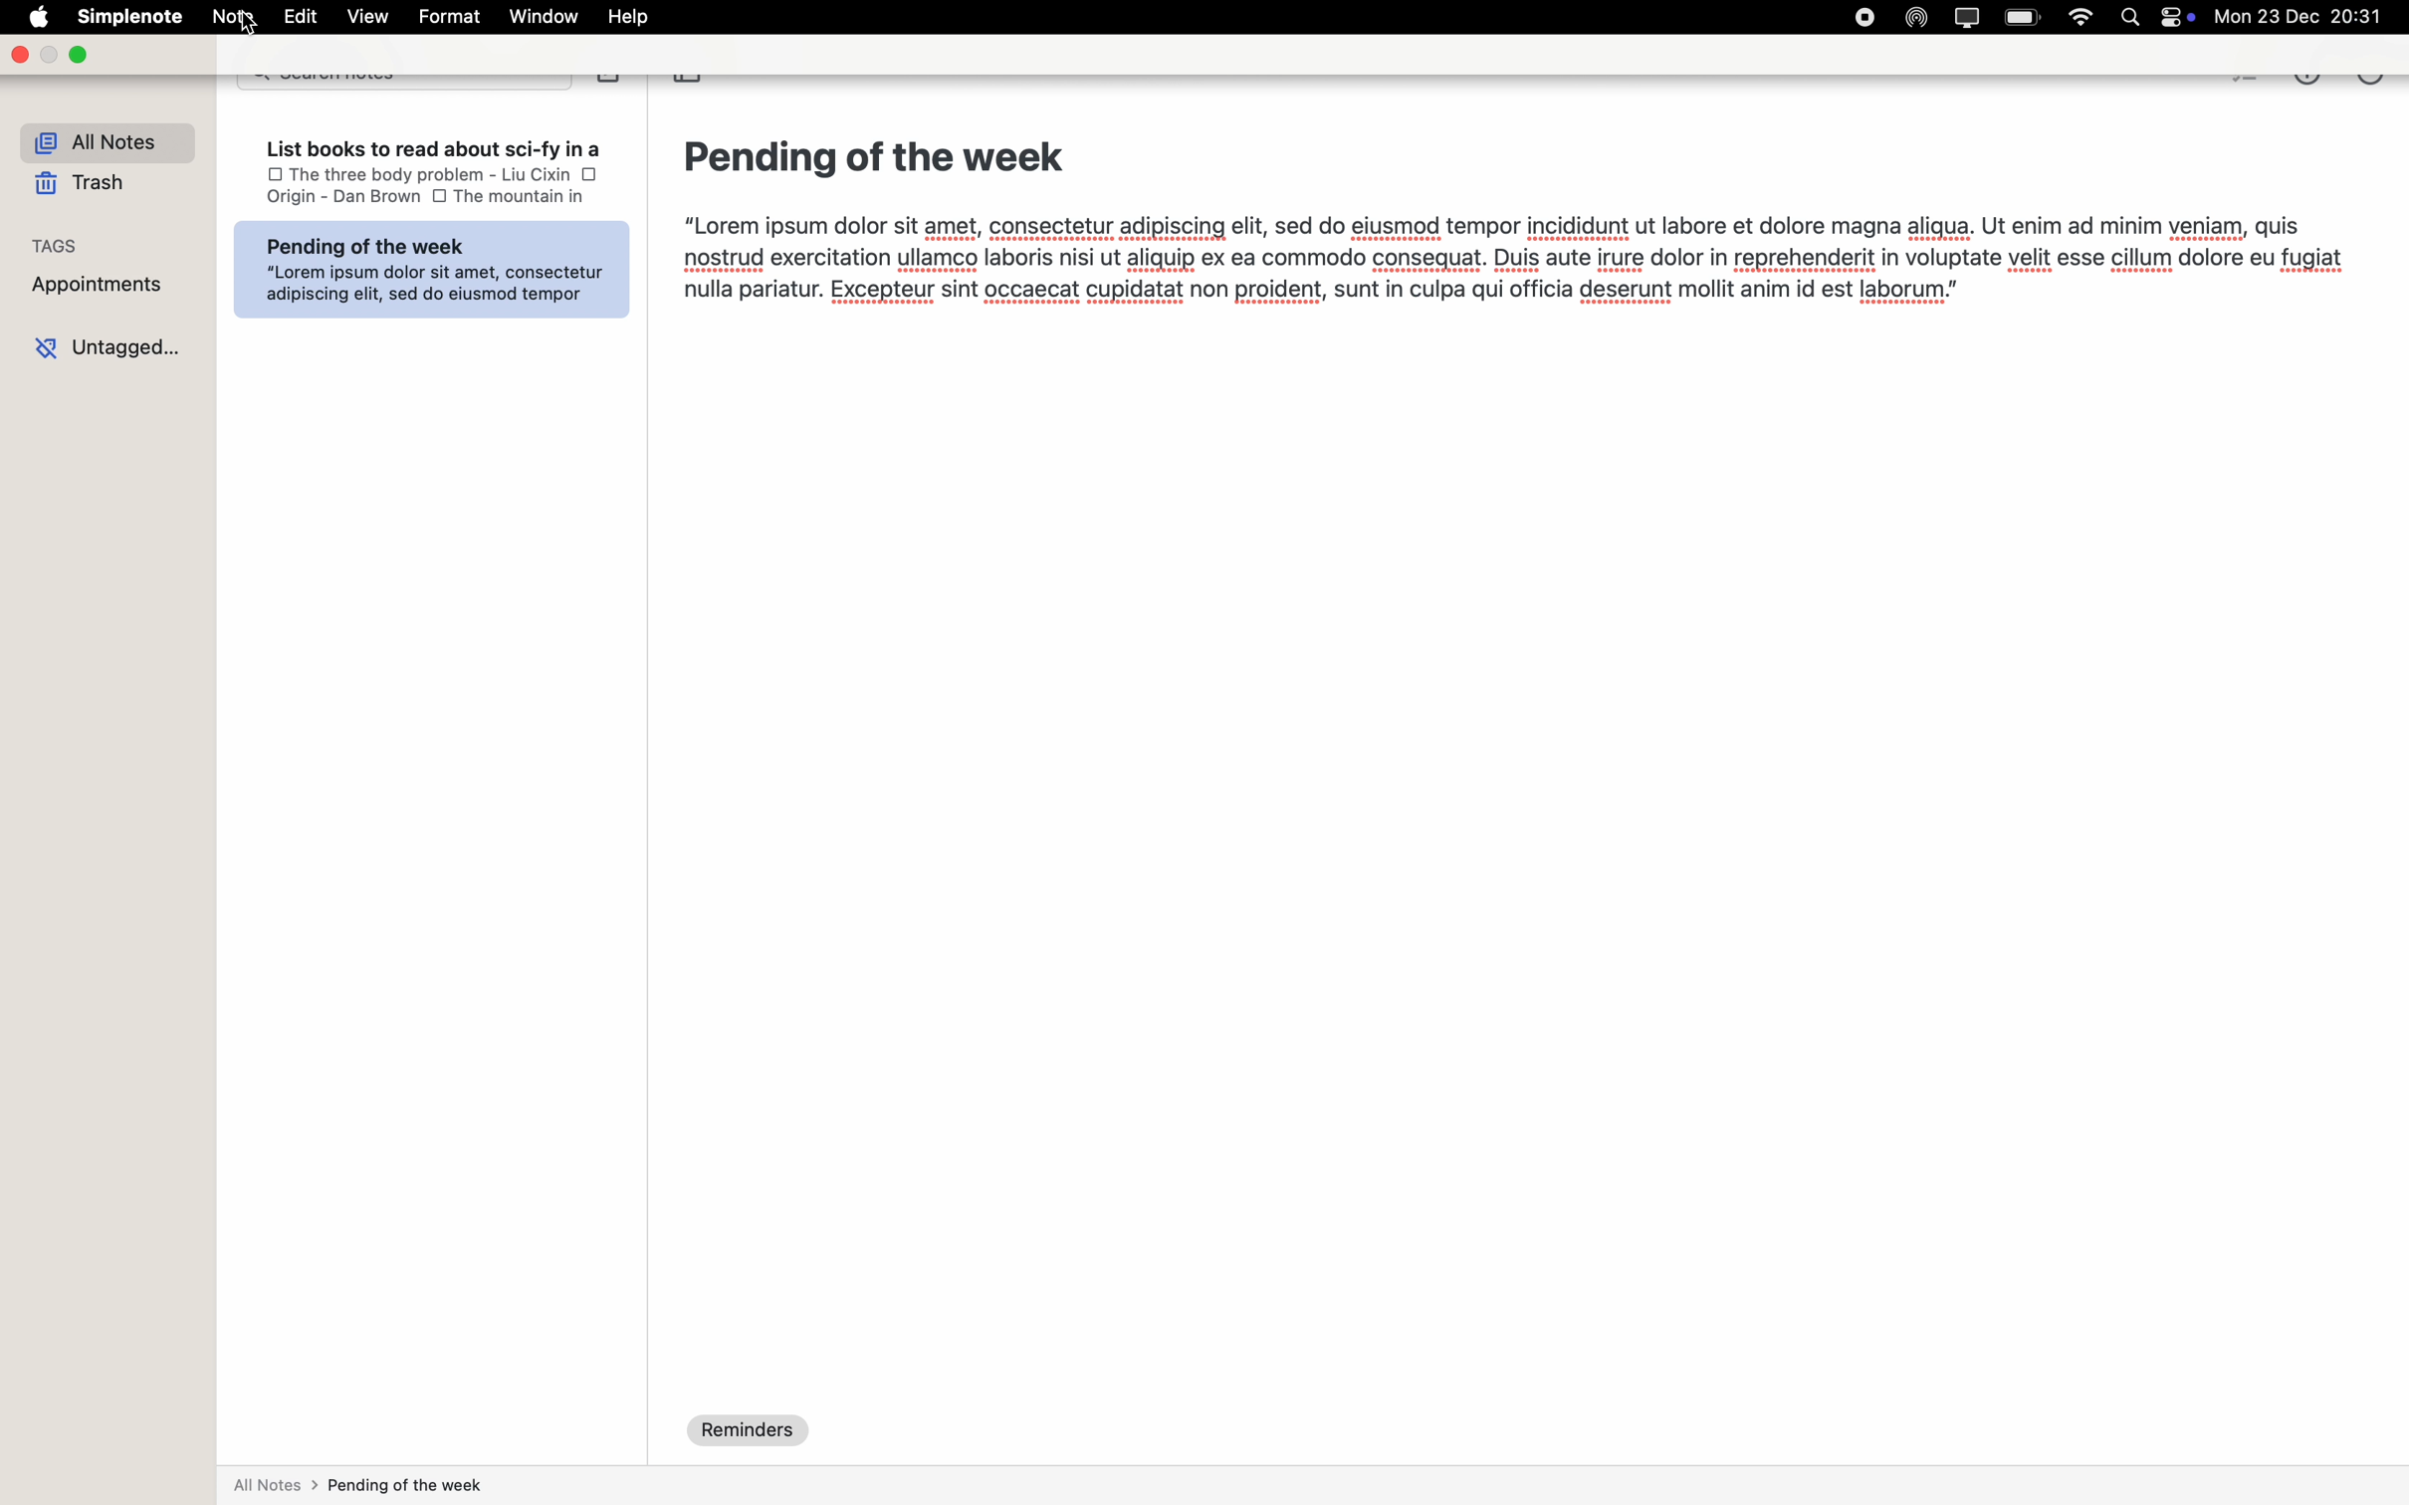 The height and width of the screenshot is (1505, 2409). What do you see at coordinates (589, 176) in the screenshot?
I see `checkbox` at bounding box center [589, 176].